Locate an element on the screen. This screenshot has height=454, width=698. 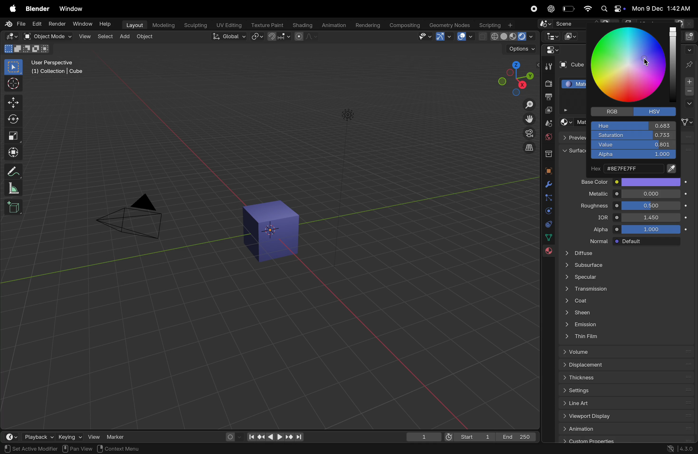
cursor is located at coordinates (648, 62).